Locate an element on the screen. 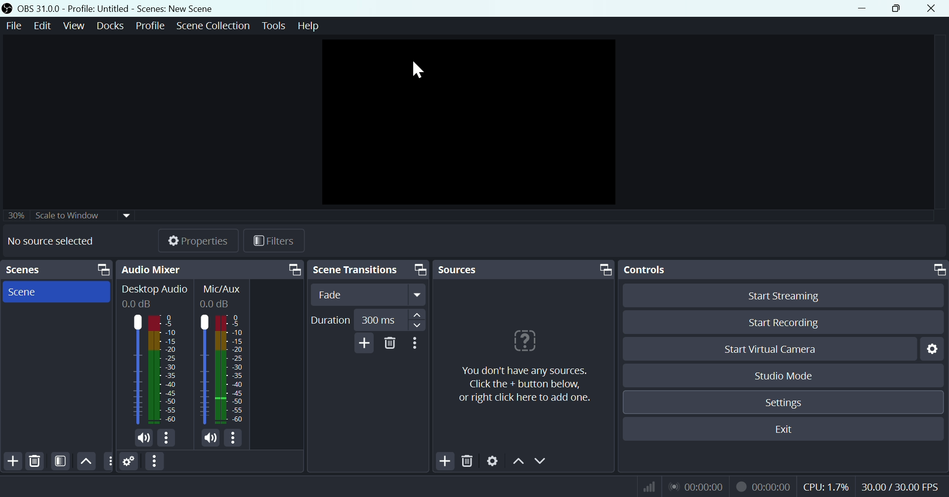  Filters is located at coordinates (276, 241).